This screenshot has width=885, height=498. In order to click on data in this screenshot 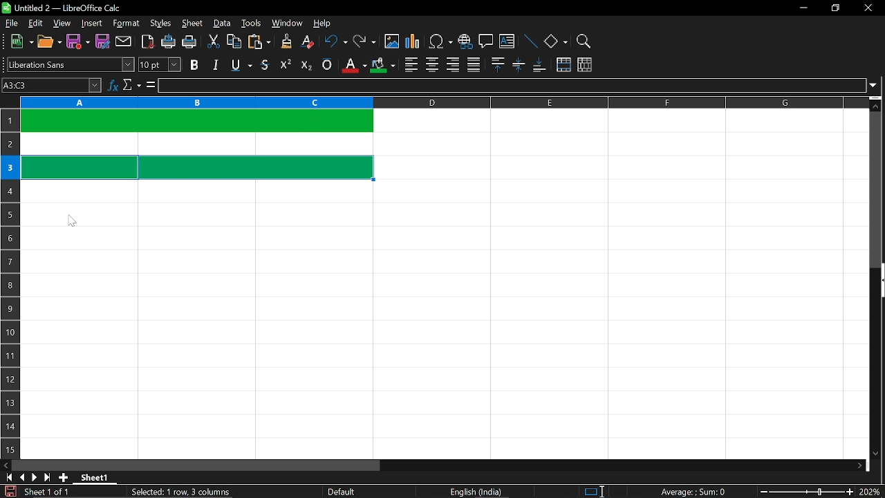, I will do `click(223, 24)`.